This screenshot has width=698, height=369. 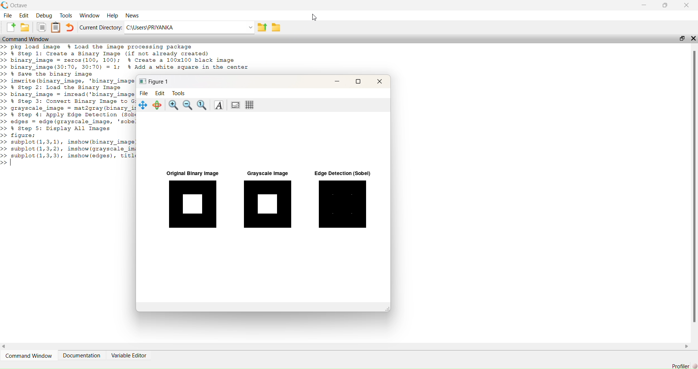 What do you see at coordinates (343, 204) in the screenshot?
I see `Edge Detection (Sobel)` at bounding box center [343, 204].